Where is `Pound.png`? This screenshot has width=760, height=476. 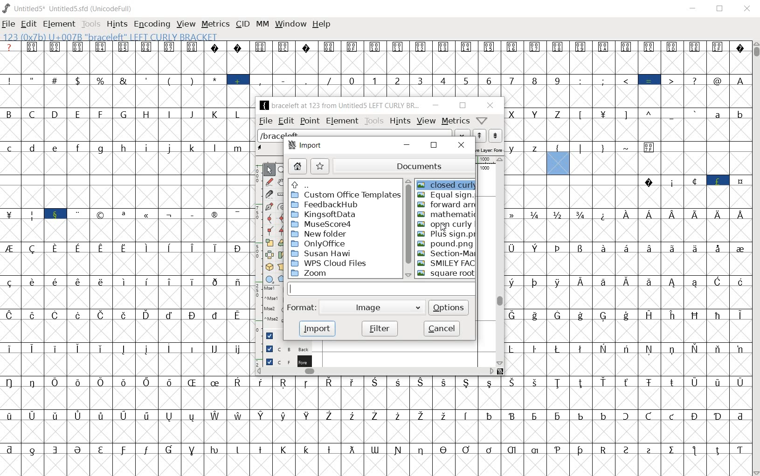 Pound.png is located at coordinates (447, 244).